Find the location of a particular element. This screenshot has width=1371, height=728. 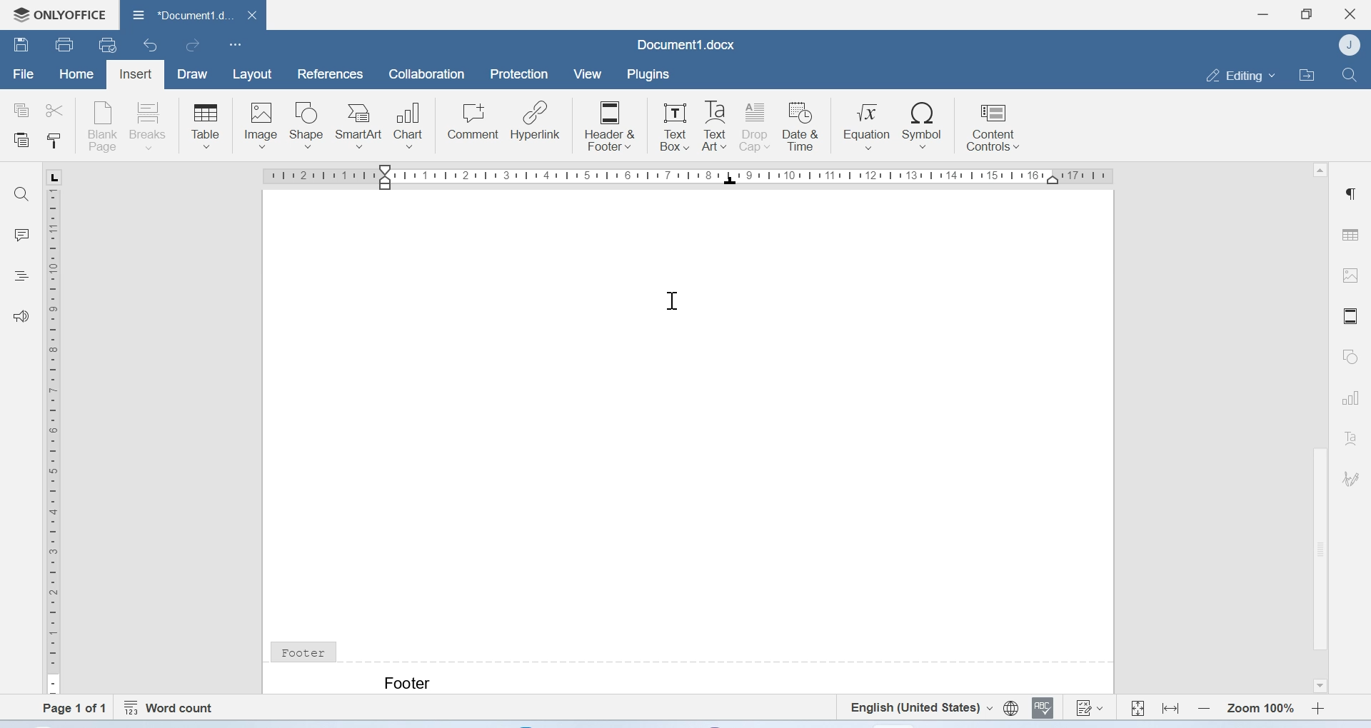

Text is located at coordinates (1350, 438).